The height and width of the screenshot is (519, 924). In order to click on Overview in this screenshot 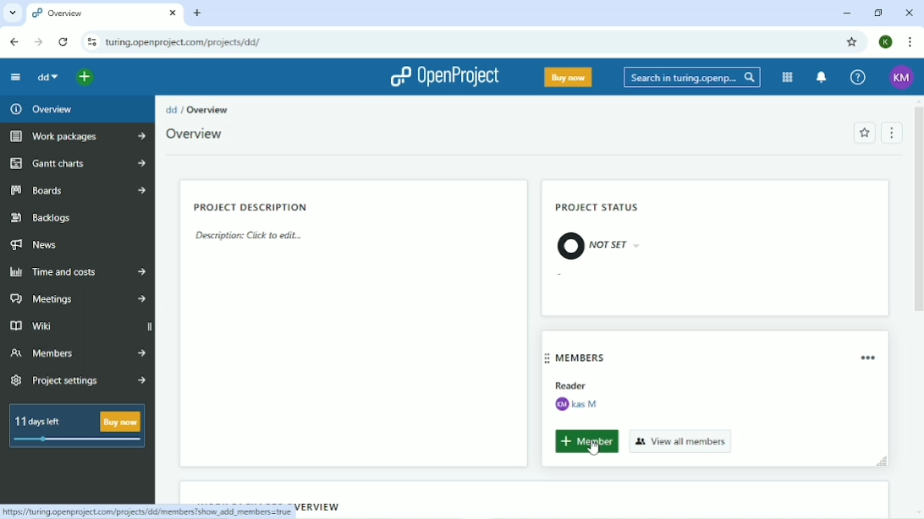, I will do `click(212, 108)`.